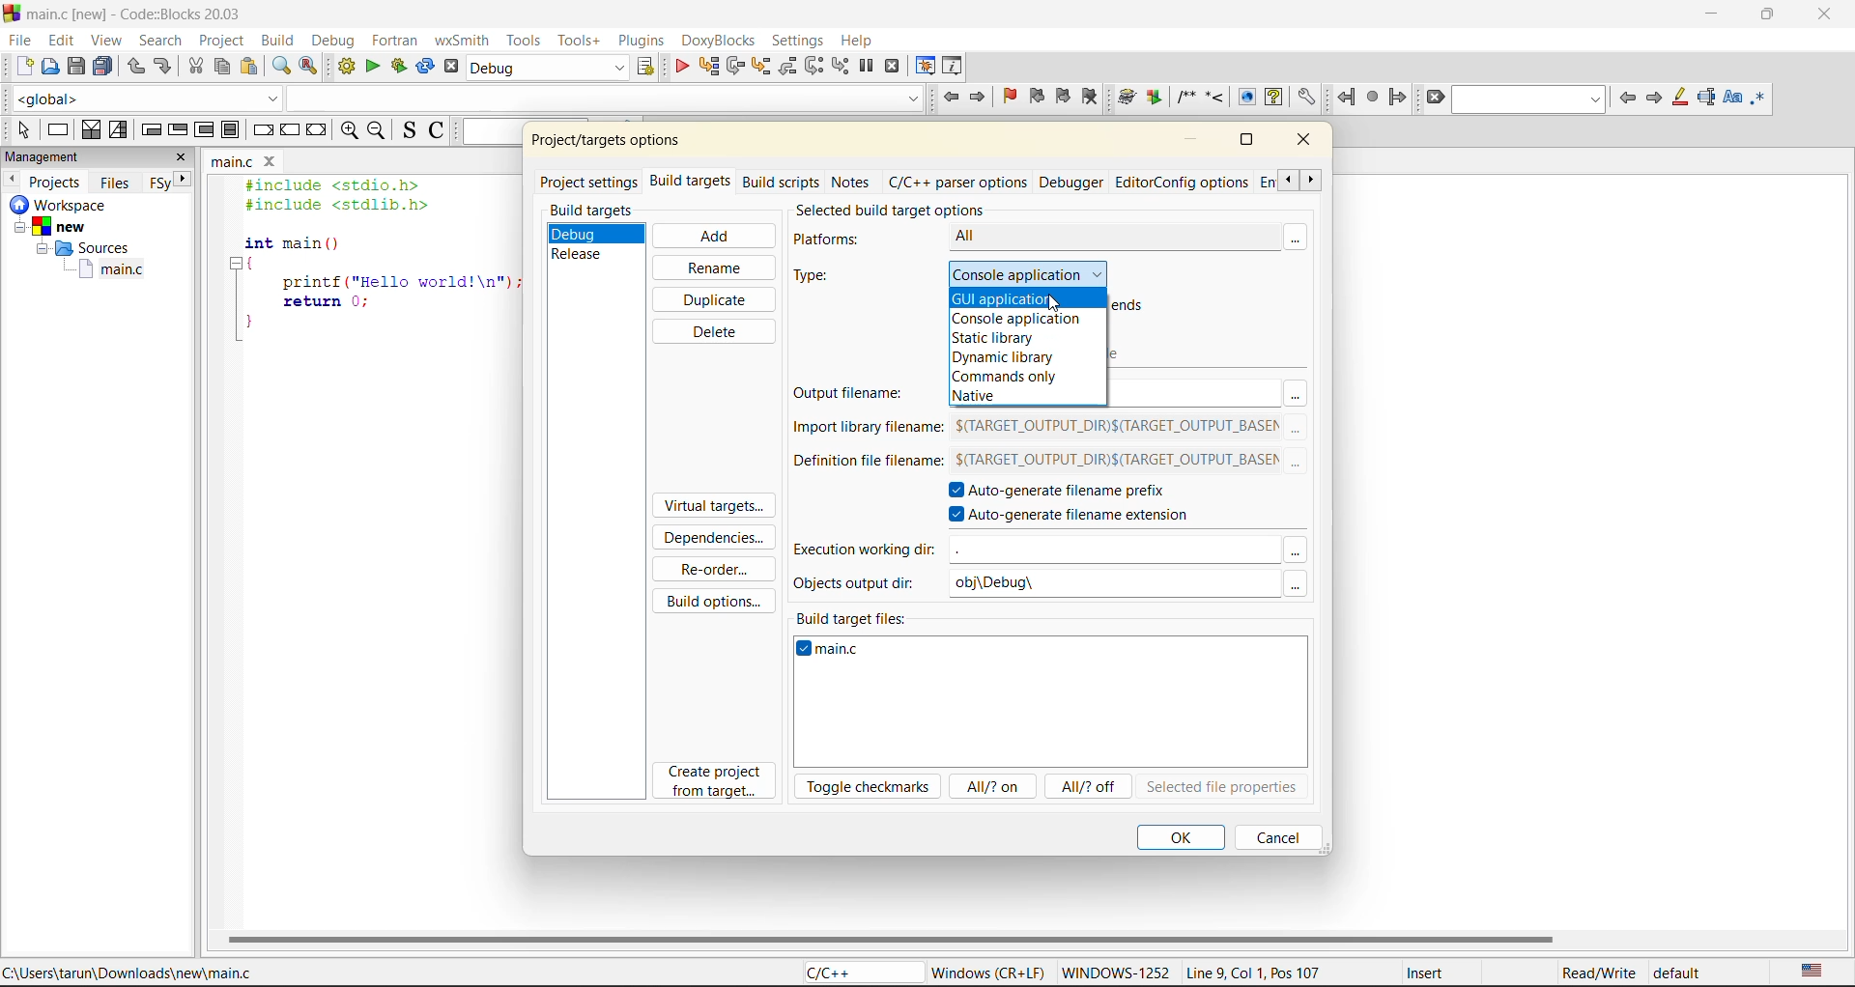 This screenshot has height=987, width=1855. Describe the element at coordinates (290, 131) in the screenshot. I see `continue instruction` at that location.